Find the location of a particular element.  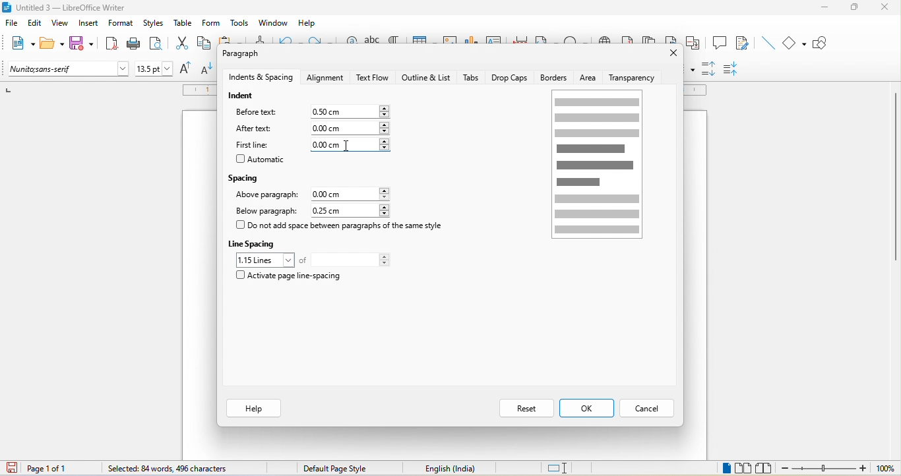

decrease size is located at coordinates (208, 68).